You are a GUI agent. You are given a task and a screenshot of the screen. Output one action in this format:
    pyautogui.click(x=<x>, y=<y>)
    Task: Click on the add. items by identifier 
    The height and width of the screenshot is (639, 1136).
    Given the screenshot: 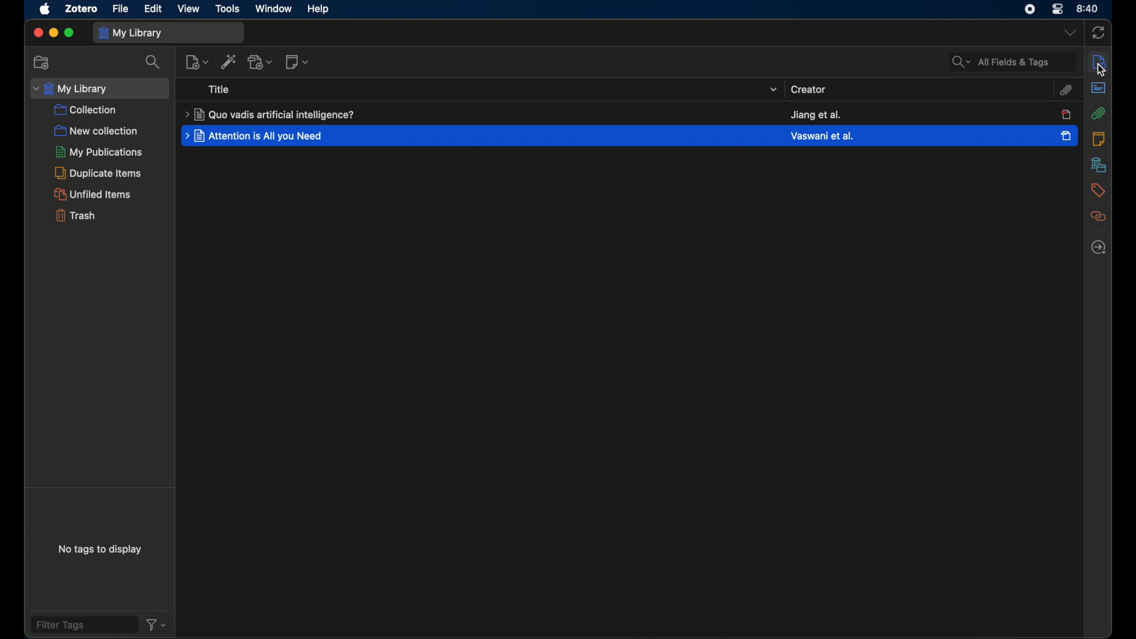 What is the action you would take?
    pyautogui.click(x=228, y=62)
    